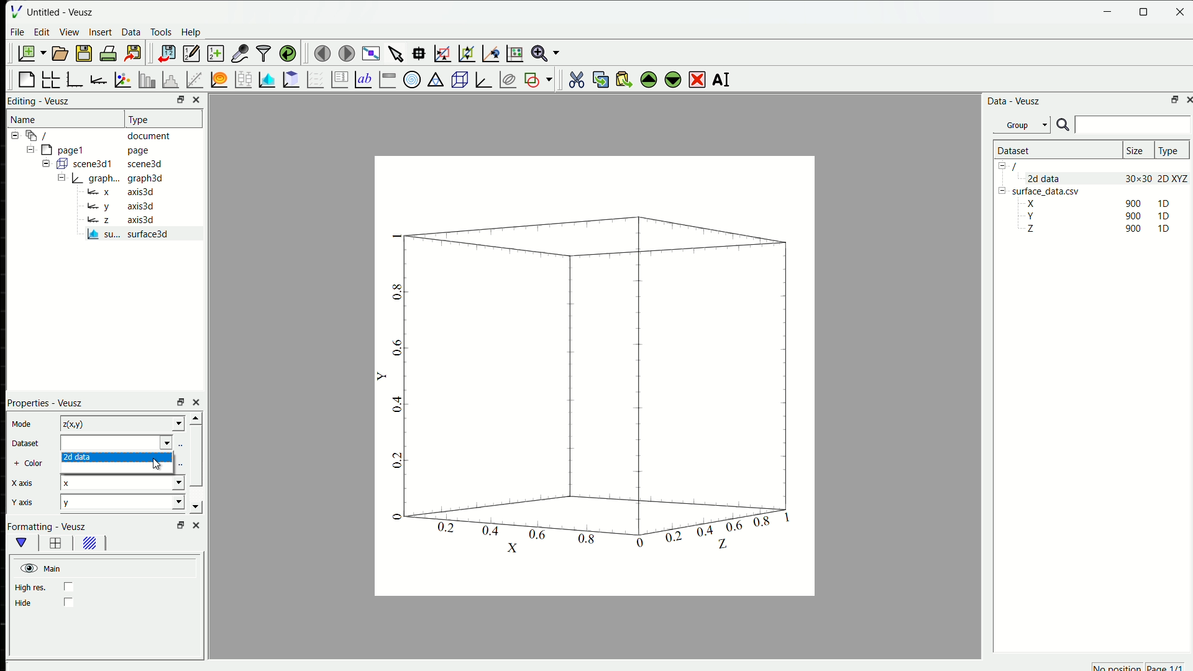 The width and height of the screenshot is (1193, 671). Describe the element at coordinates (1144, 12) in the screenshot. I see `maximise` at that location.